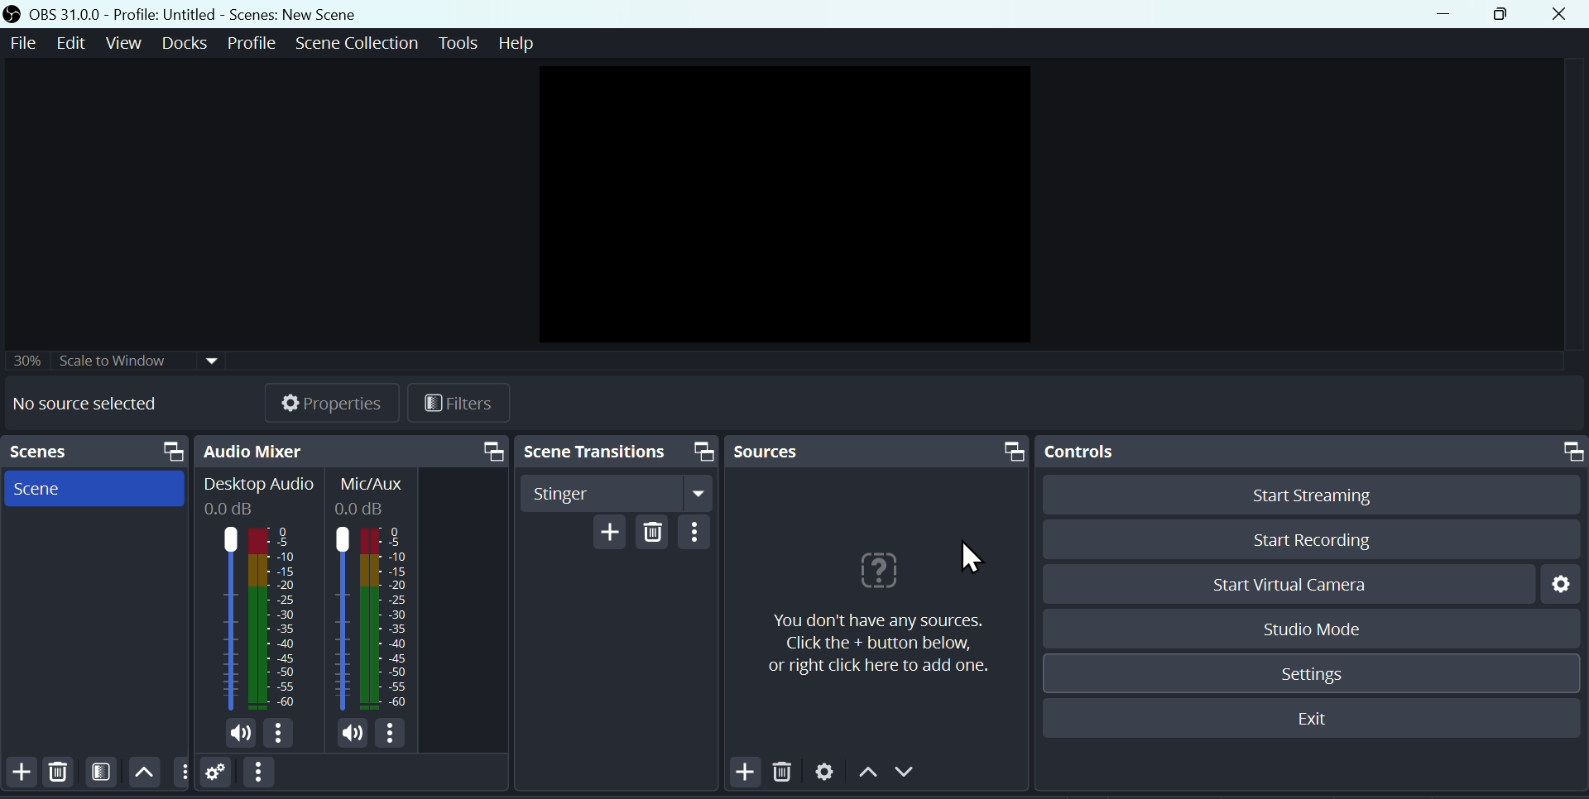 This screenshot has height=799, width=1589. What do you see at coordinates (786, 449) in the screenshot?
I see `Sources` at bounding box center [786, 449].